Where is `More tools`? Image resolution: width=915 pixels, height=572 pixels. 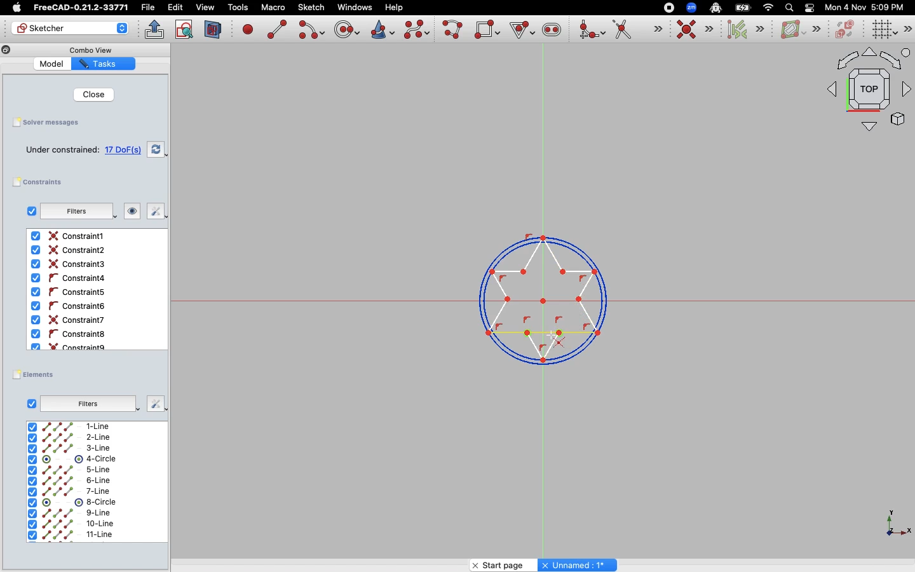 More tools is located at coordinates (908, 32).